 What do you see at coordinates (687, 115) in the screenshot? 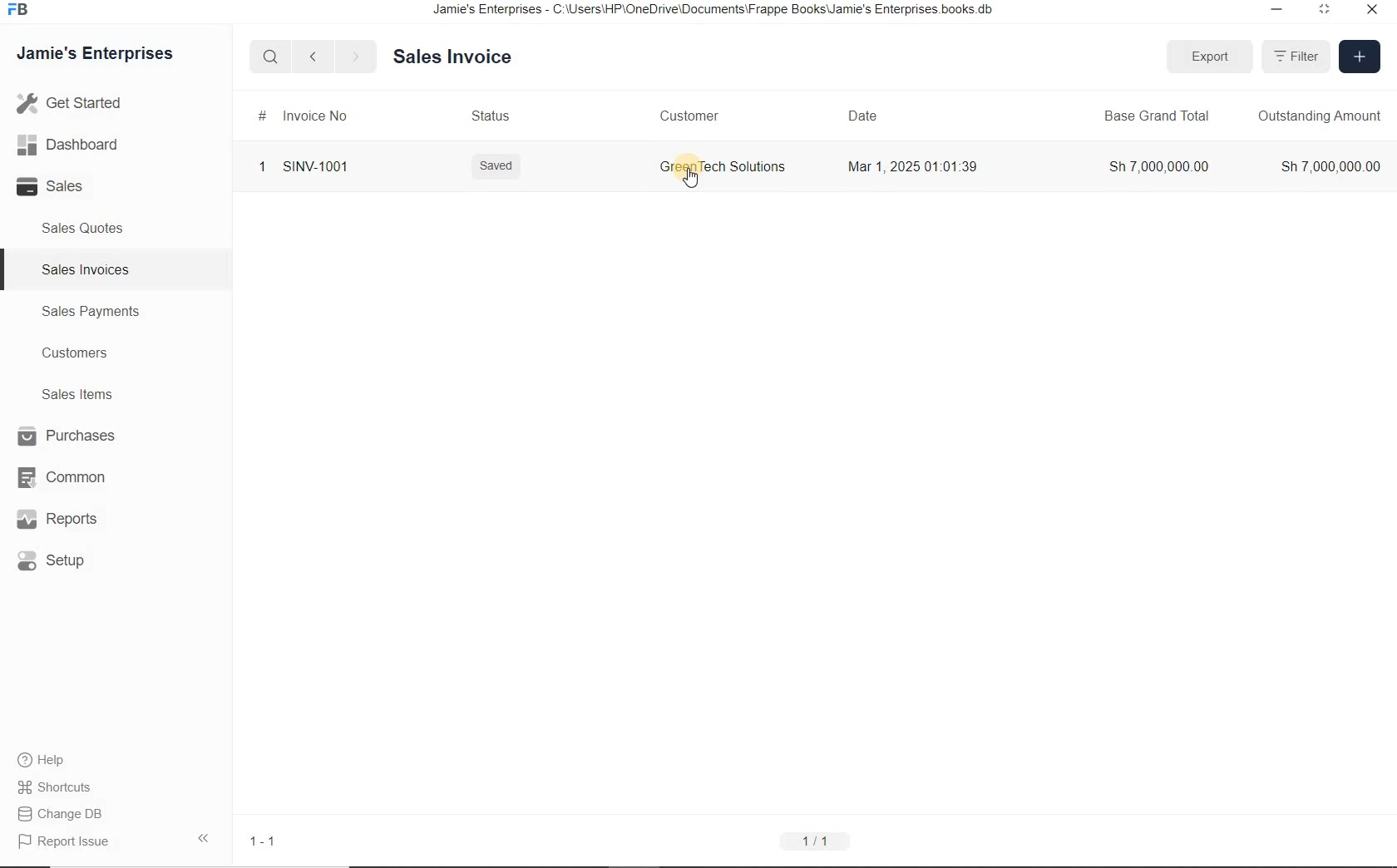
I see `Customer` at bounding box center [687, 115].